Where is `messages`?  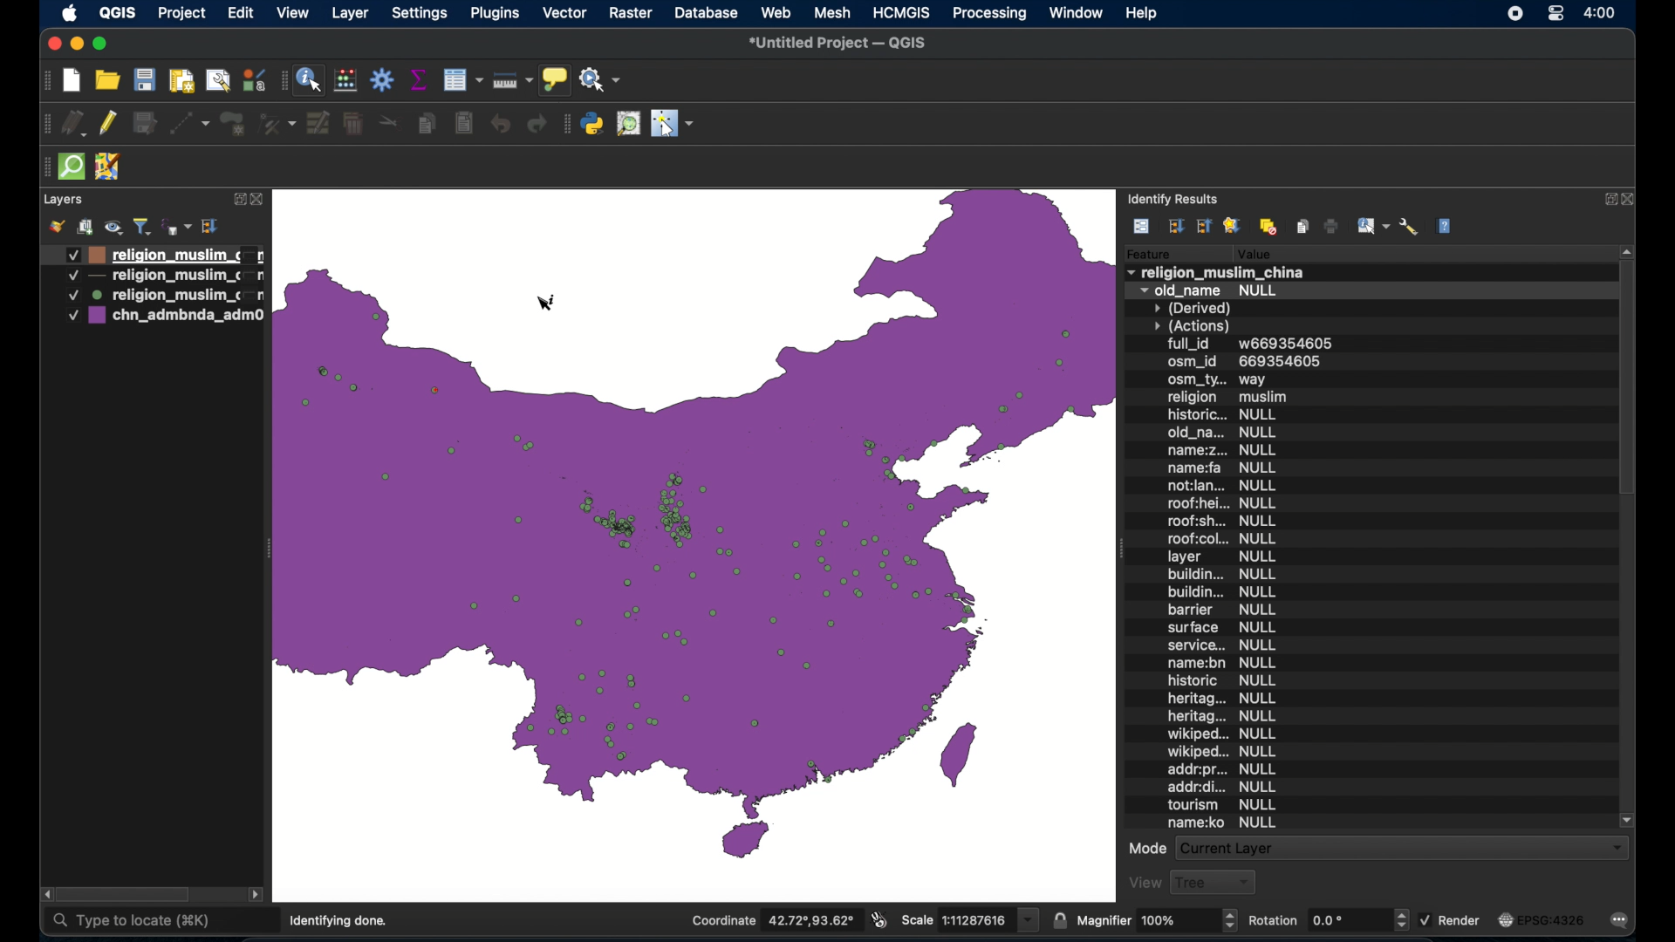 messages is located at coordinates (1623, 921).